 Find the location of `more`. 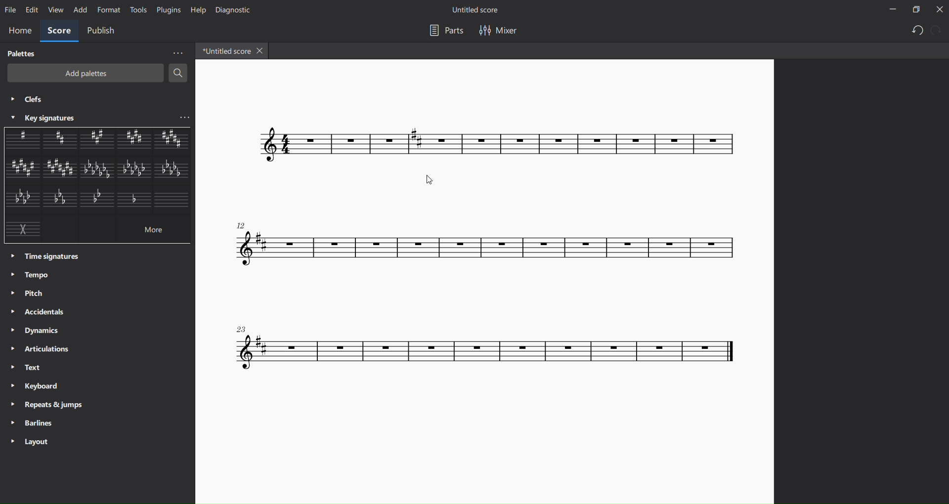

more is located at coordinates (152, 231).